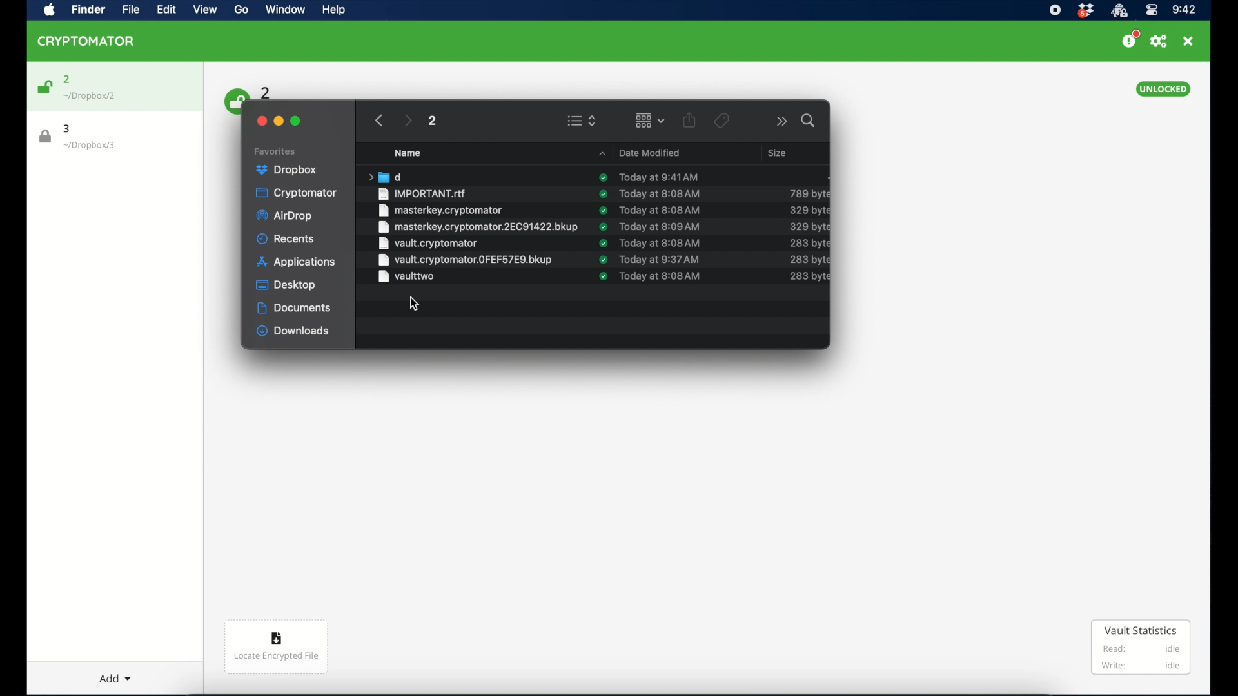  What do you see at coordinates (602, 194) in the screenshot?
I see `sync` at bounding box center [602, 194].